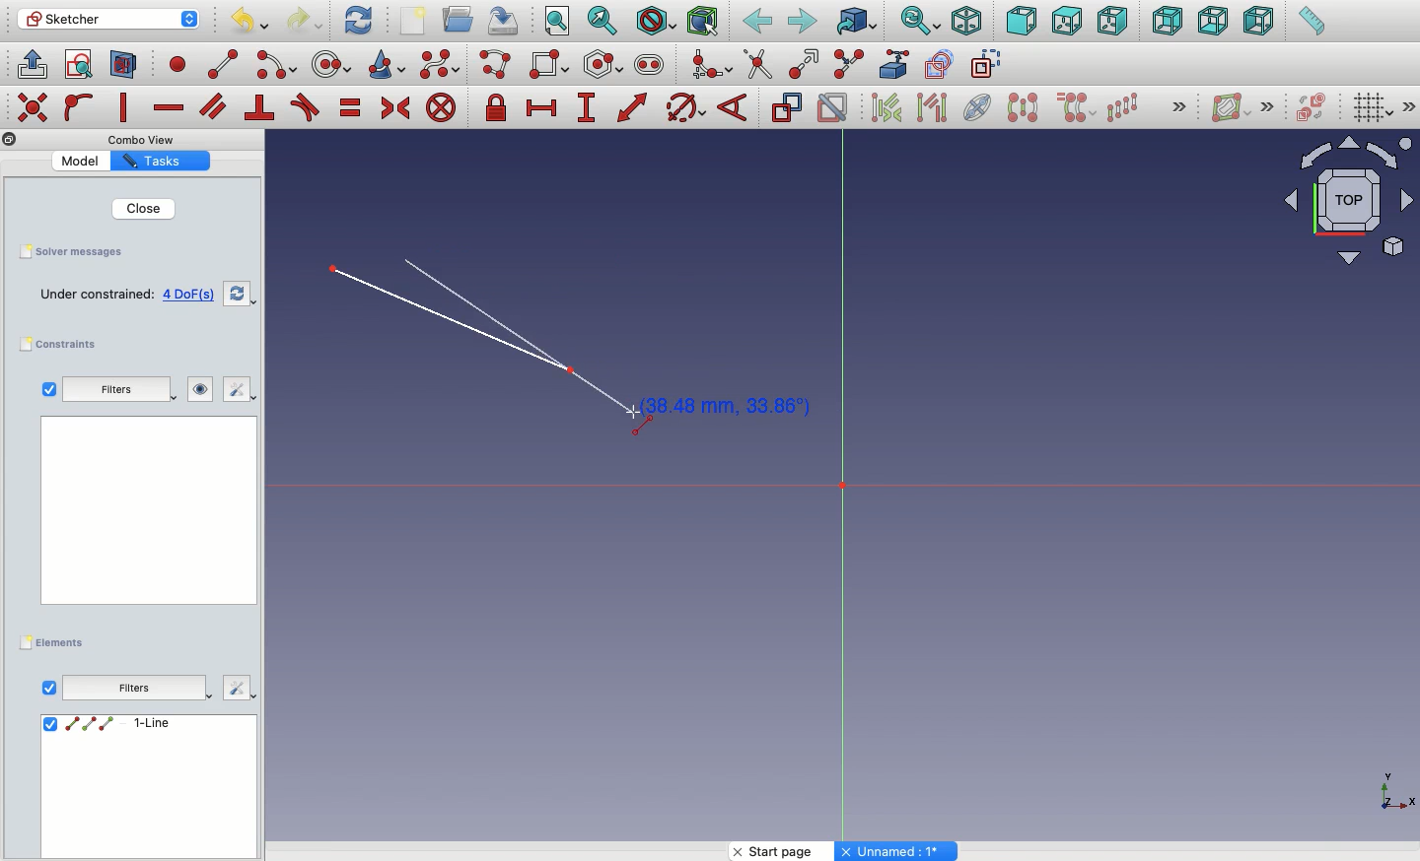 The width and height of the screenshot is (1420, 861). Describe the element at coordinates (461, 19) in the screenshot. I see `Open` at that location.